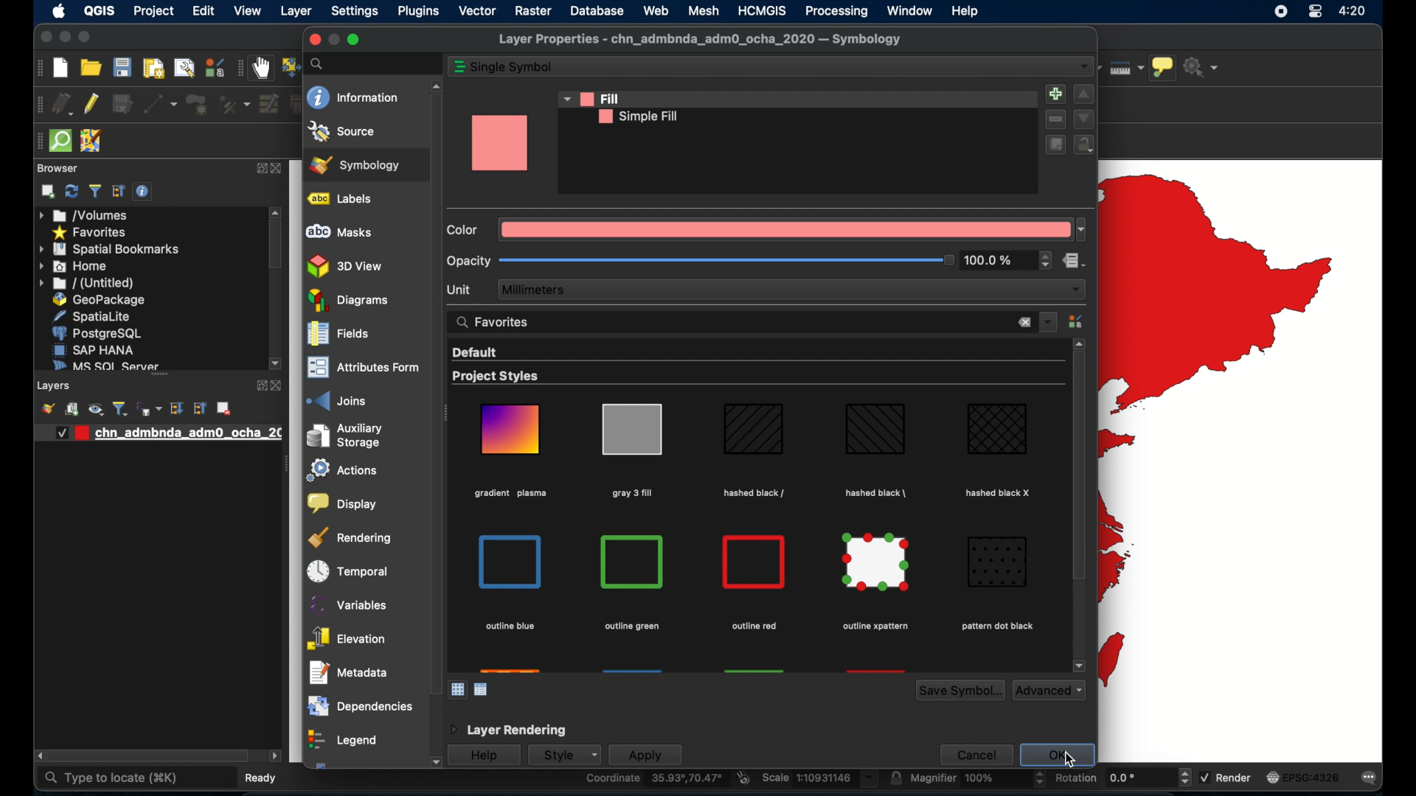  I want to click on open project , so click(90, 68).